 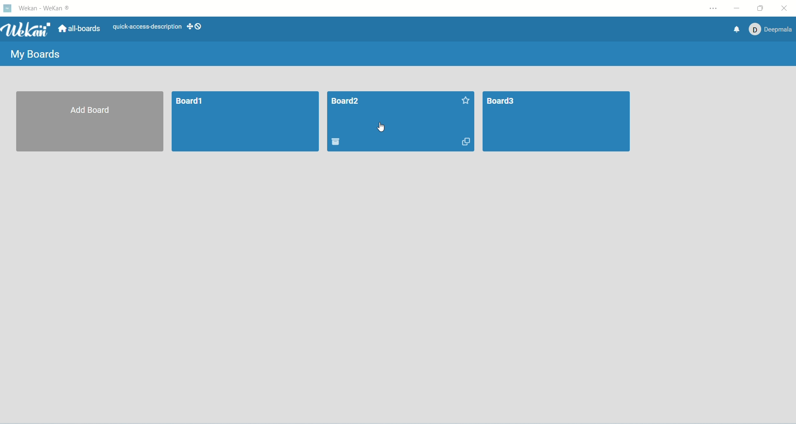 What do you see at coordinates (759, 8) in the screenshot?
I see `maximize` at bounding box center [759, 8].